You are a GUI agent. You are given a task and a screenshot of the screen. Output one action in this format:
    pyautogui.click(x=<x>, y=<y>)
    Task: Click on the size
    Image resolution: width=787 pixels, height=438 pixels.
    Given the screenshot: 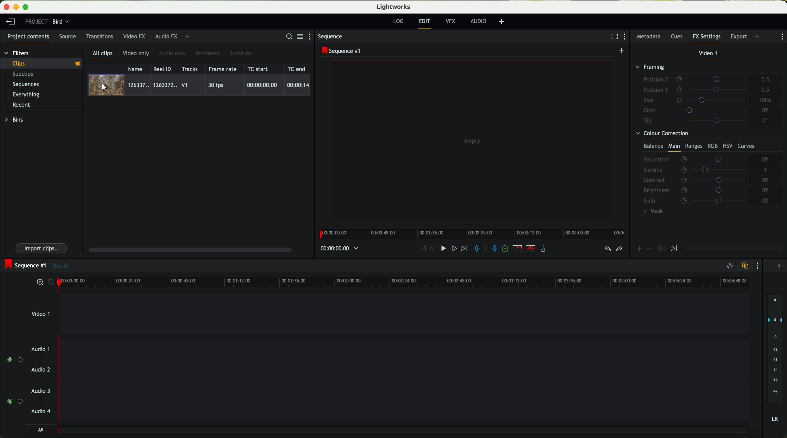 What is the action you would take?
    pyautogui.click(x=696, y=100)
    